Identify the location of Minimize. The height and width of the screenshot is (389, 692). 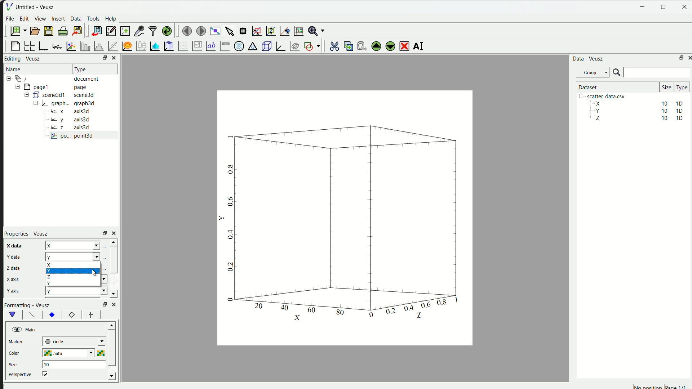
(643, 6).